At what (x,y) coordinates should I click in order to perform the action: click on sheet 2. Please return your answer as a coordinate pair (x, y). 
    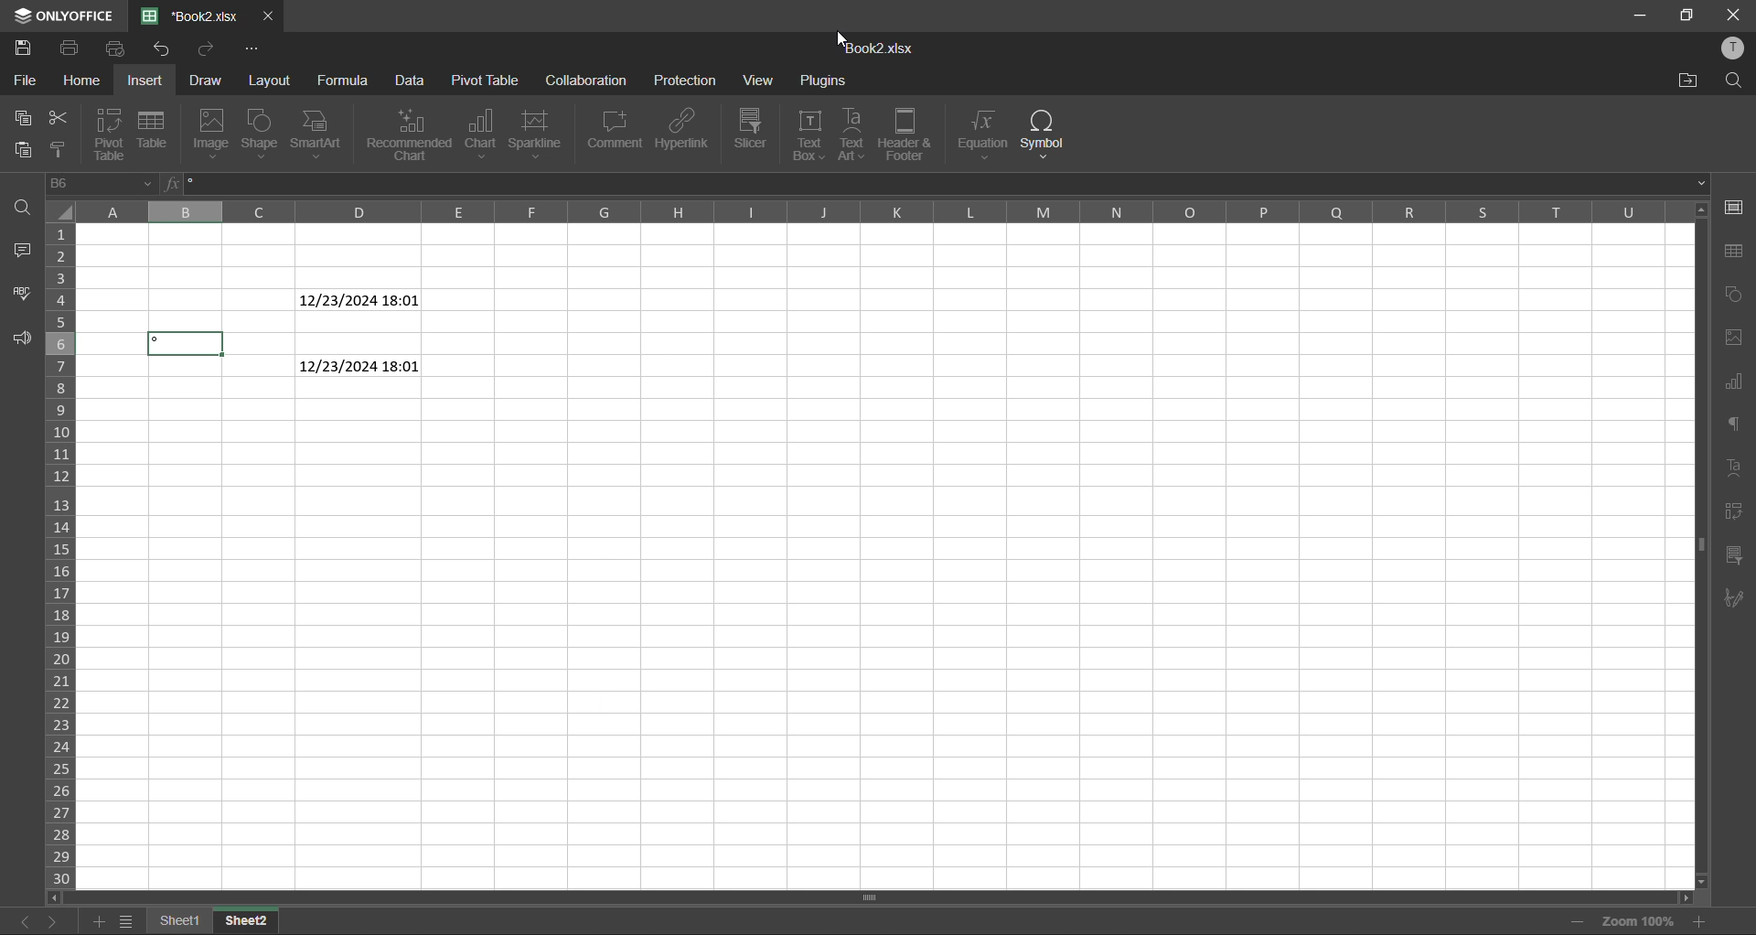
    Looking at the image, I should click on (248, 921).